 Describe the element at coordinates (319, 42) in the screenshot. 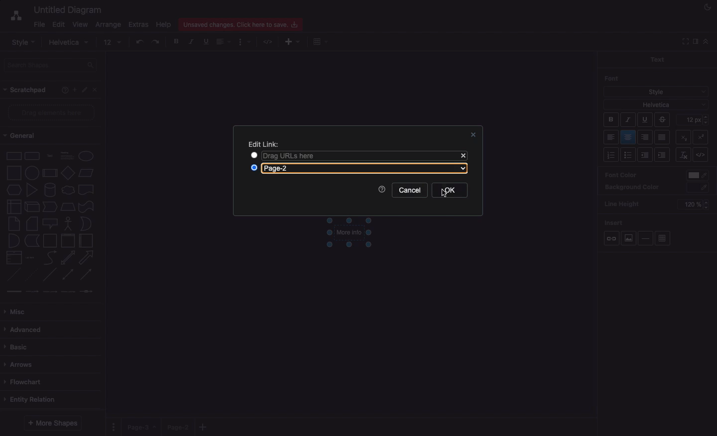

I see `Add` at that location.